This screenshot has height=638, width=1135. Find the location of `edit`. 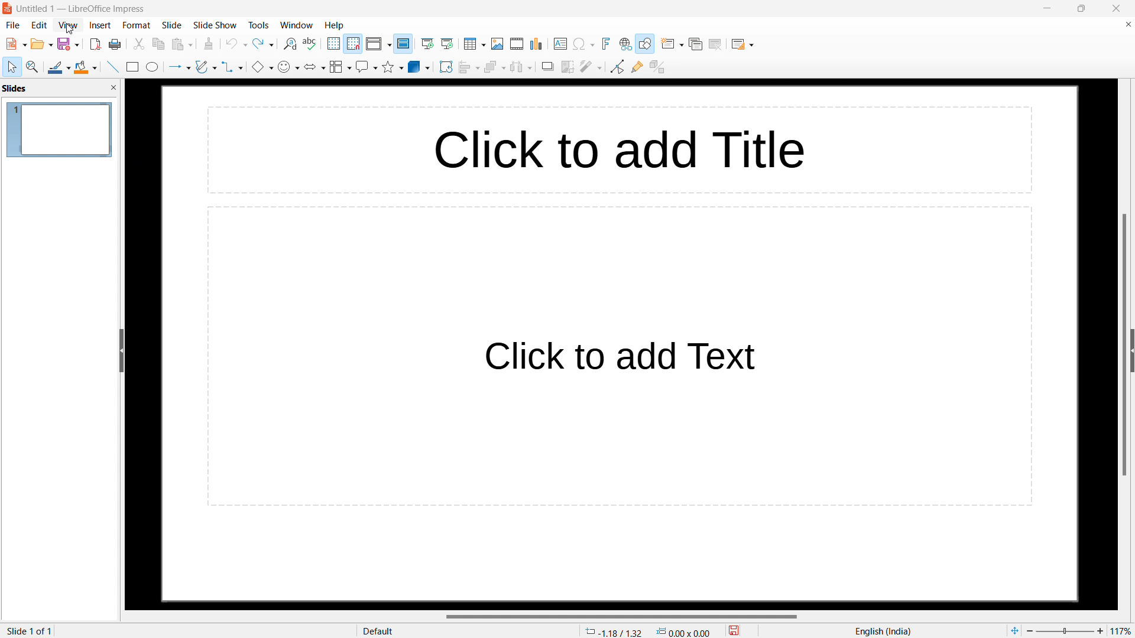

edit is located at coordinates (40, 25).